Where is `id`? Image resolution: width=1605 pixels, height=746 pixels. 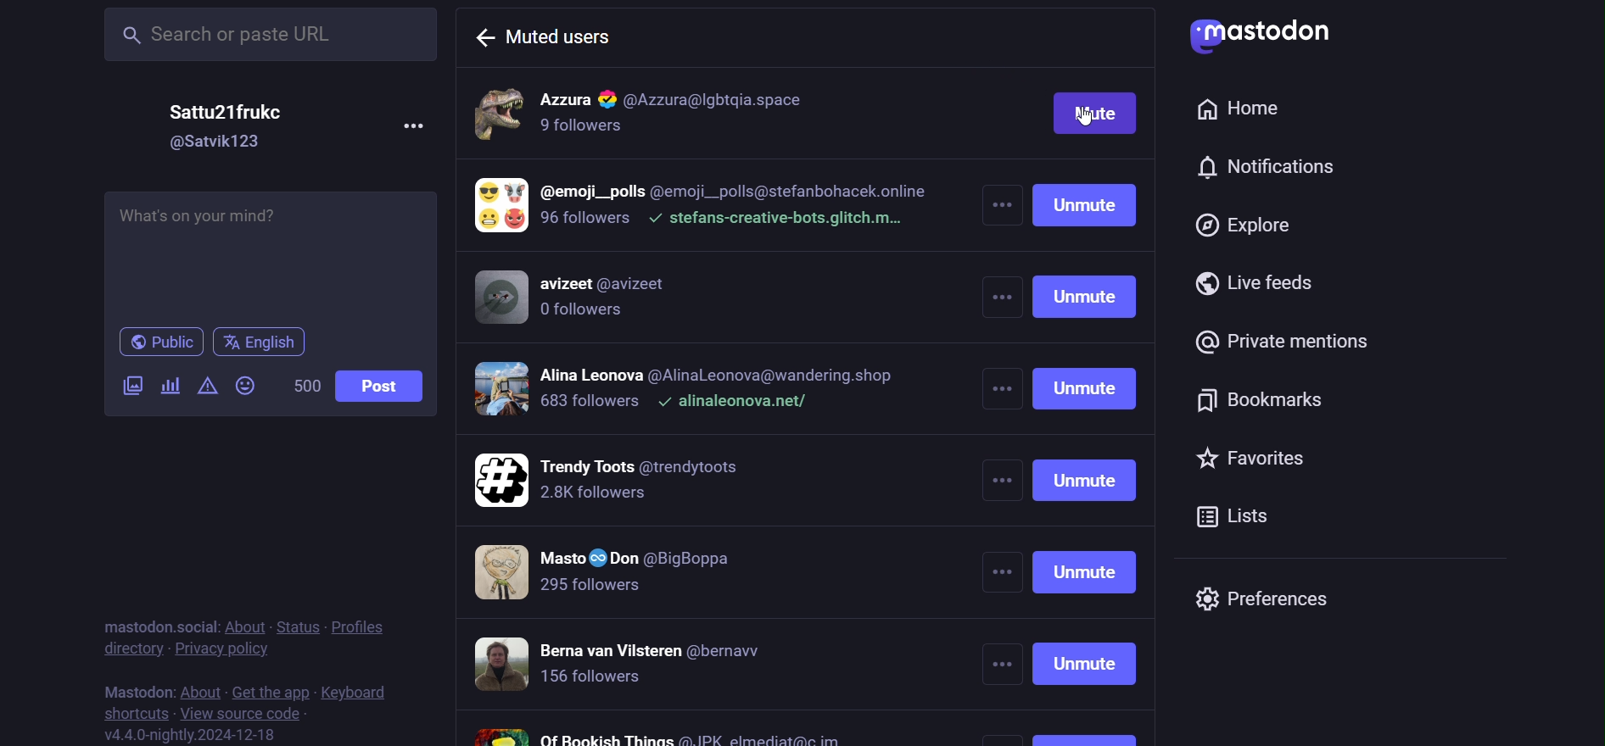 id is located at coordinates (221, 143).